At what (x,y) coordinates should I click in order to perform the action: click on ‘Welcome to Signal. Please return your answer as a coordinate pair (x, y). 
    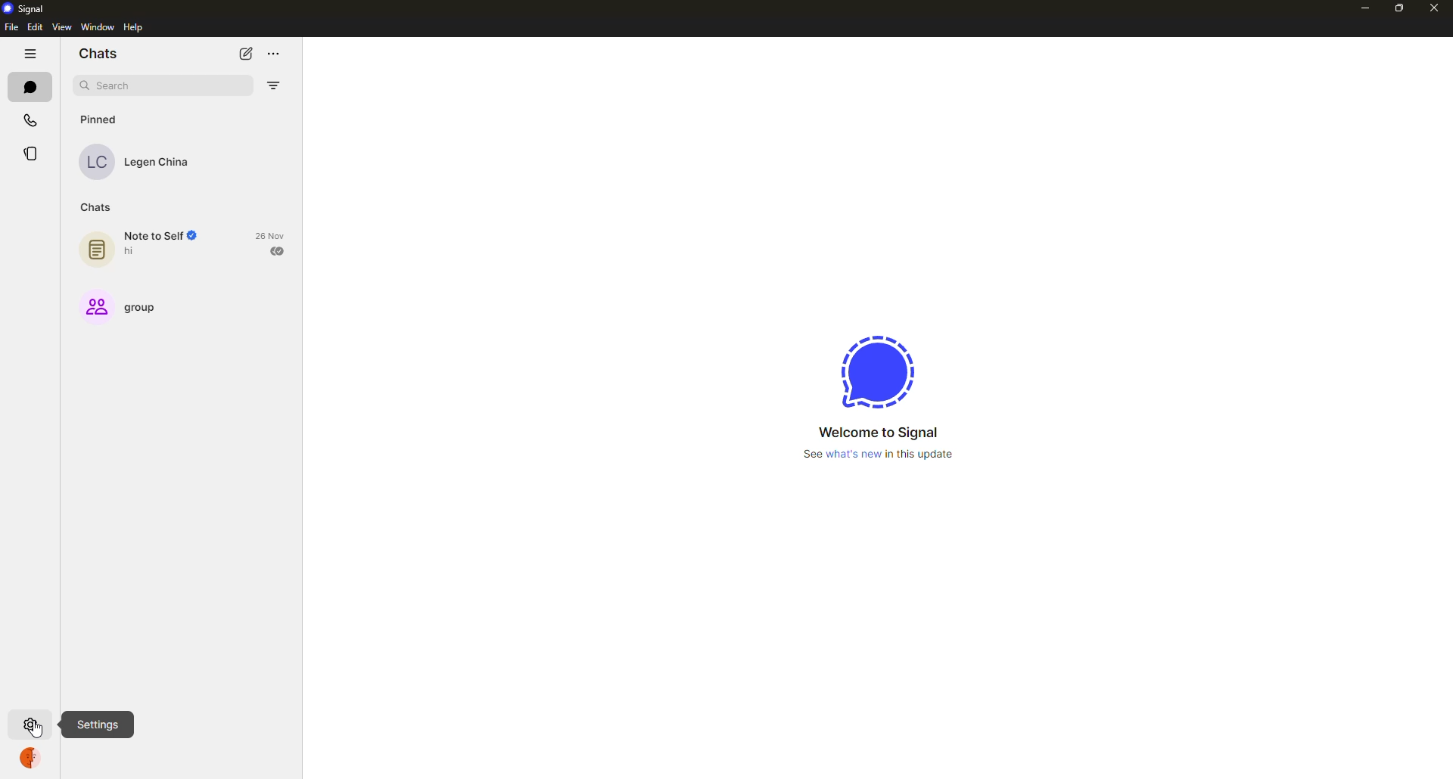
    Looking at the image, I should click on (882, 433).